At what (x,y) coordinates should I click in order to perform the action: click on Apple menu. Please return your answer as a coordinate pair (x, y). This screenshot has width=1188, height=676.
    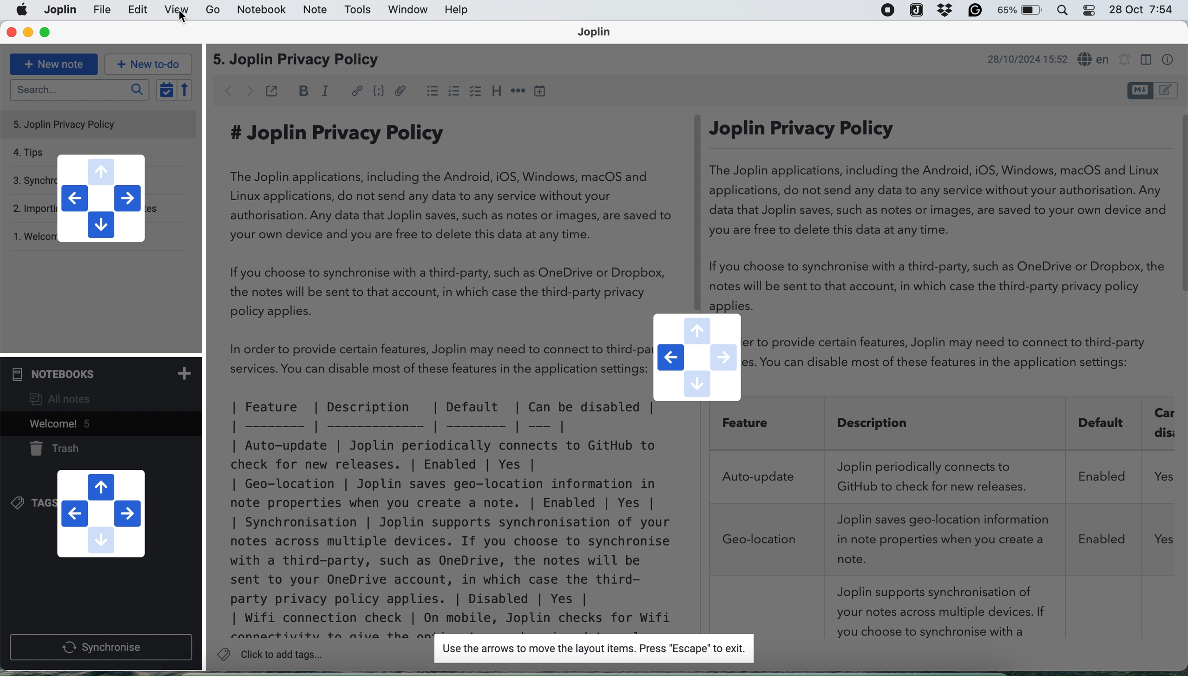
    Looking at the image, I should click on (23, 10).